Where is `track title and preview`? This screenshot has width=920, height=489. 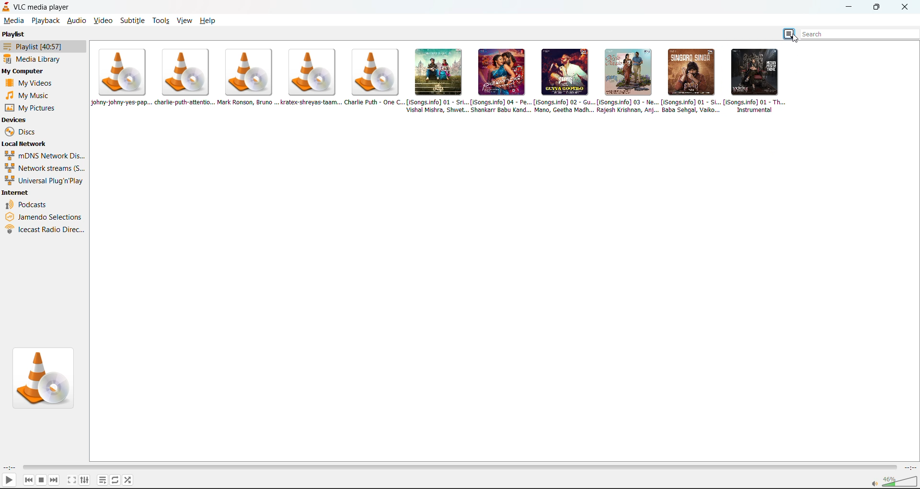 track title and preview is located at coordinates (247, 78).